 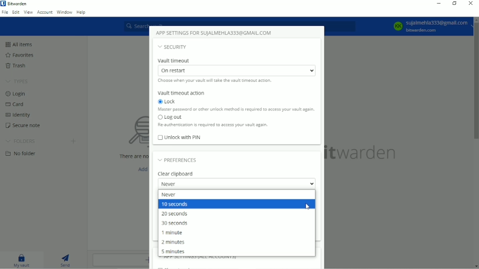 What do you see at coordinates (19, 115) in the screenshot?
I see `Identity` at bounding box center [19, 115].